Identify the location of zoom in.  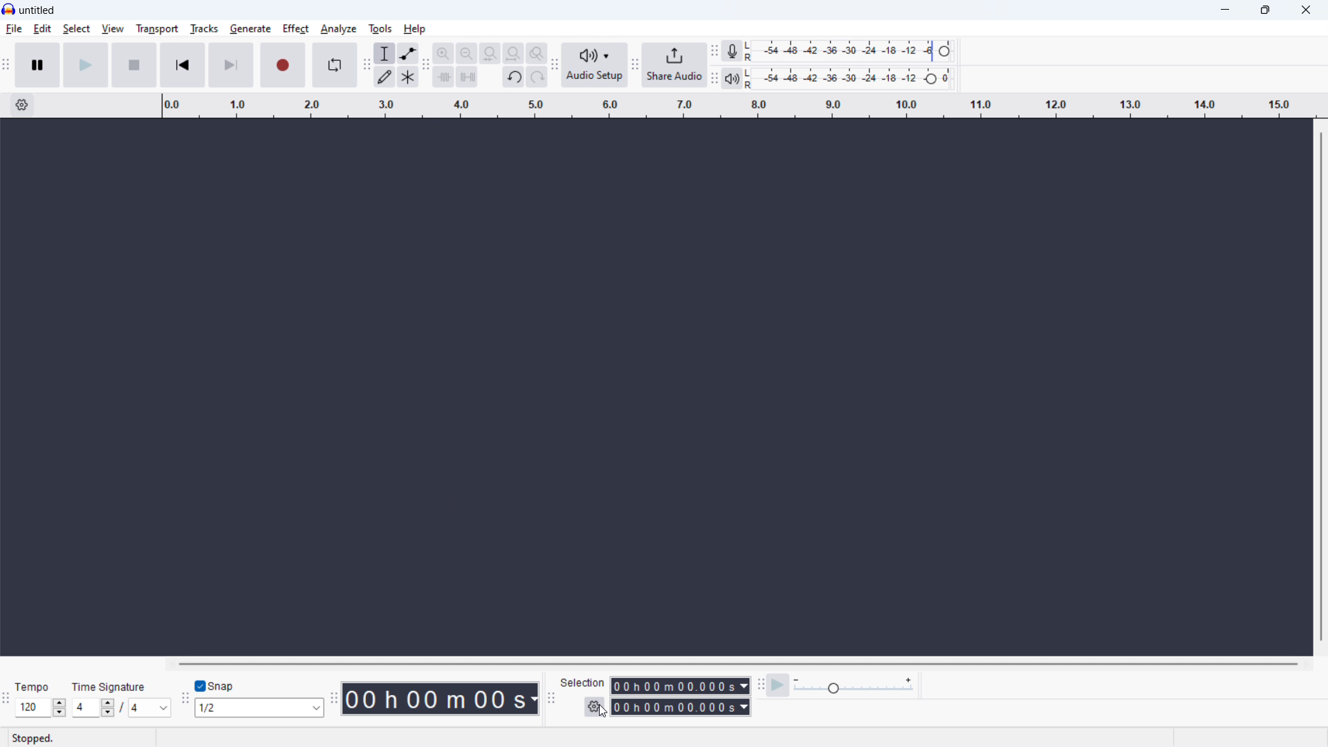
(444, 53).